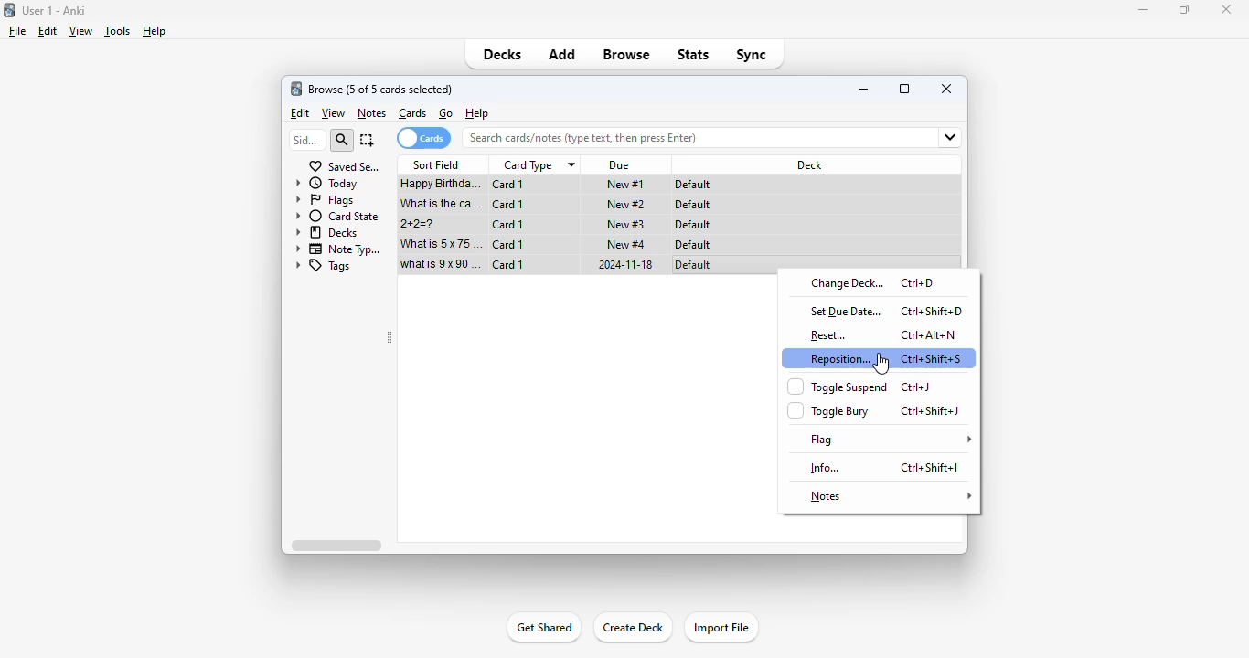 This screenshot has height=658, width=1249. What do you see at coordinates (326, 184) in the screenshot?
I see `today` at bounding box center [326, 184].